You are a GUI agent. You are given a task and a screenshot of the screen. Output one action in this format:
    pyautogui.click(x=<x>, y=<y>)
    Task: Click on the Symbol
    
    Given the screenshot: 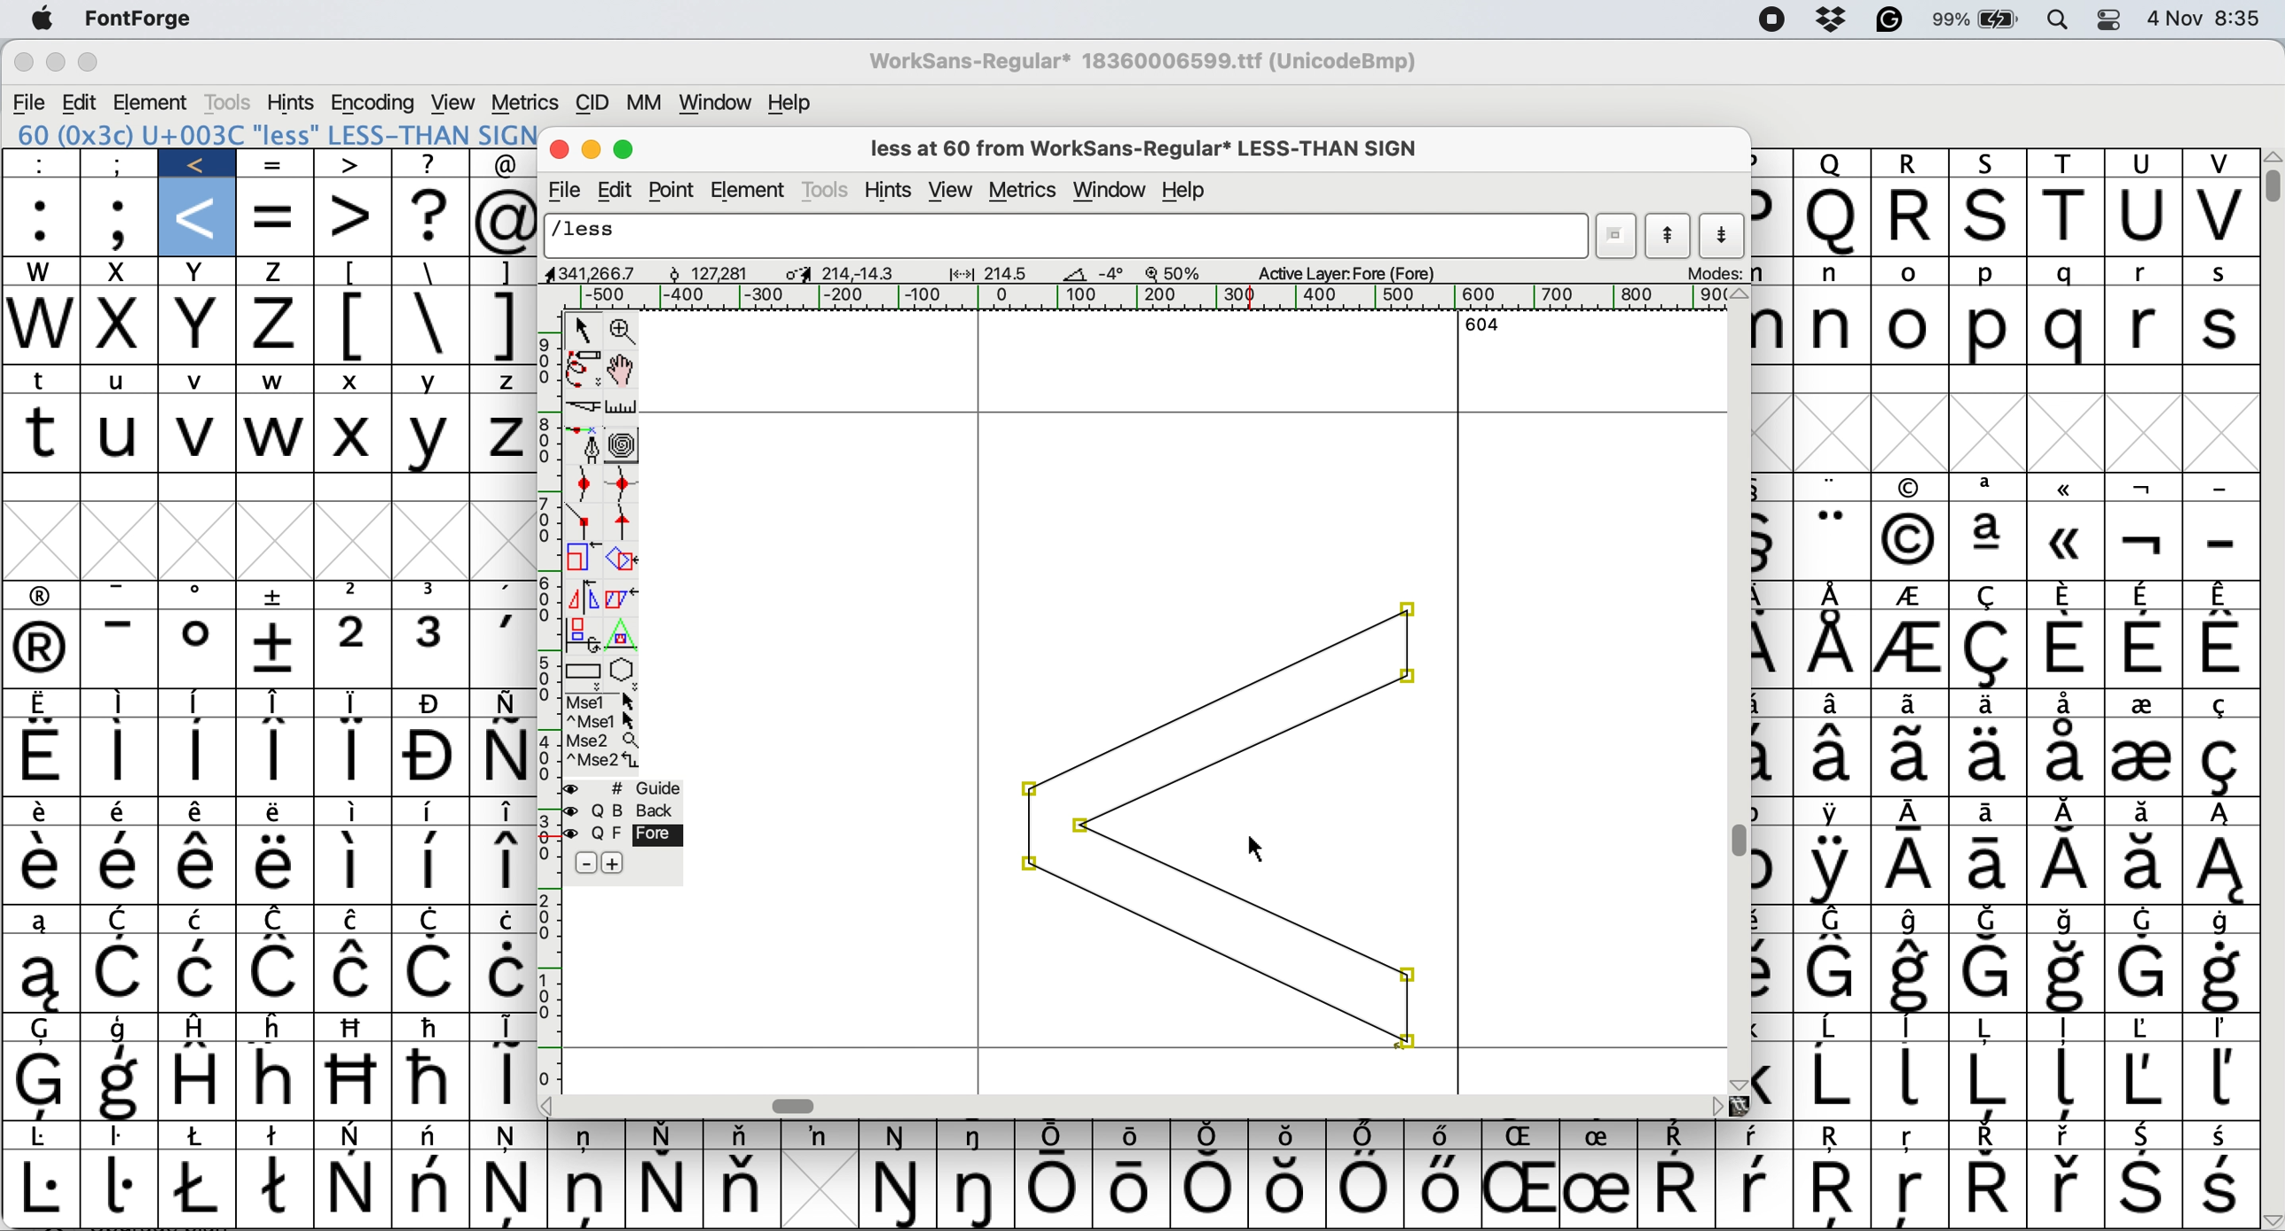 What is the action you would take?
    pyautogui.click(x=1774, y=761)
    